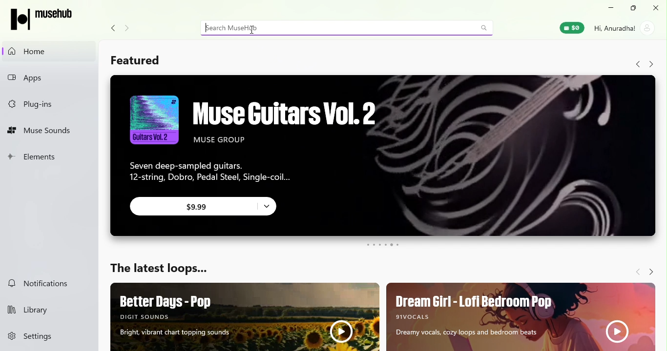  Describe the element at coordinates (50, 336) in the screenshot. I see `Settings` at that location.